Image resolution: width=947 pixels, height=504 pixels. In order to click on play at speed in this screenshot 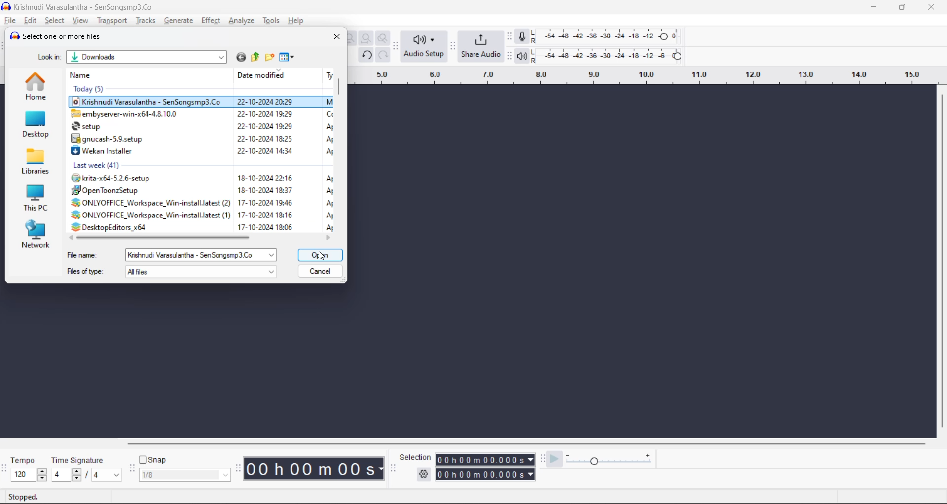, I will do `click(554, 459)`.